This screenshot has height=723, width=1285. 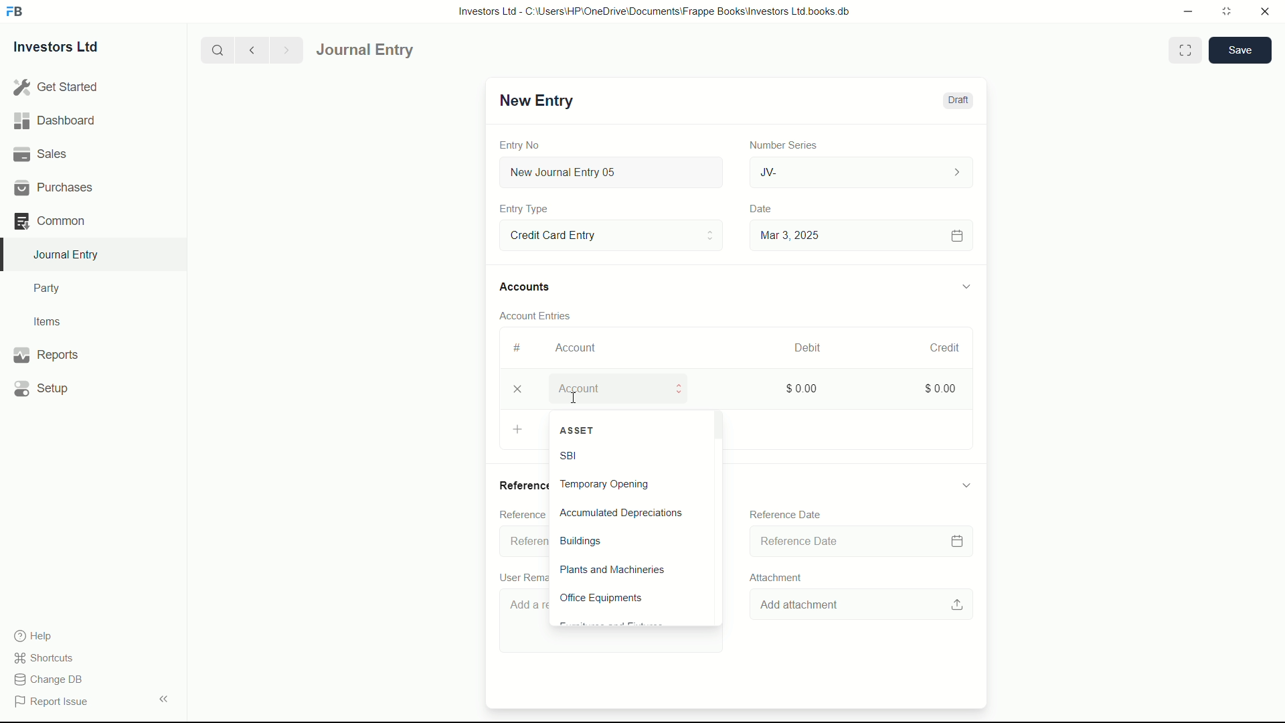 What do you see at coordinates (522, 623) in the screenshot?
I see `Add a remark` at bounding box center [522, 623].